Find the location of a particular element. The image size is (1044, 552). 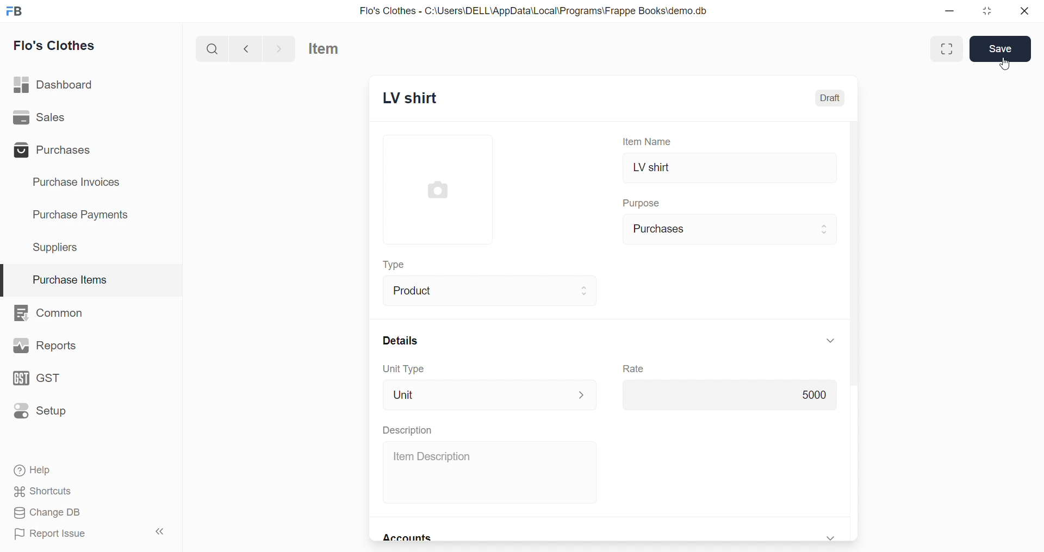

close is located at coordinates (1021, 11).